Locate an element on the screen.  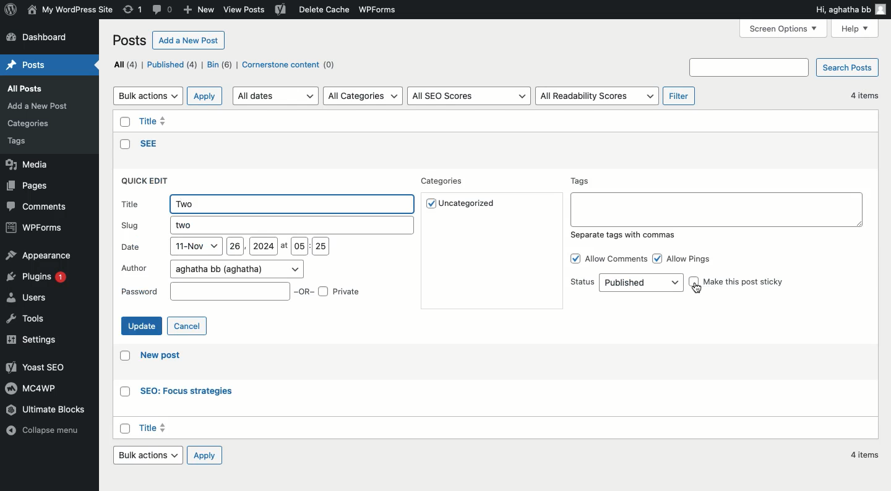
Post is located at coordinates (30, 65).